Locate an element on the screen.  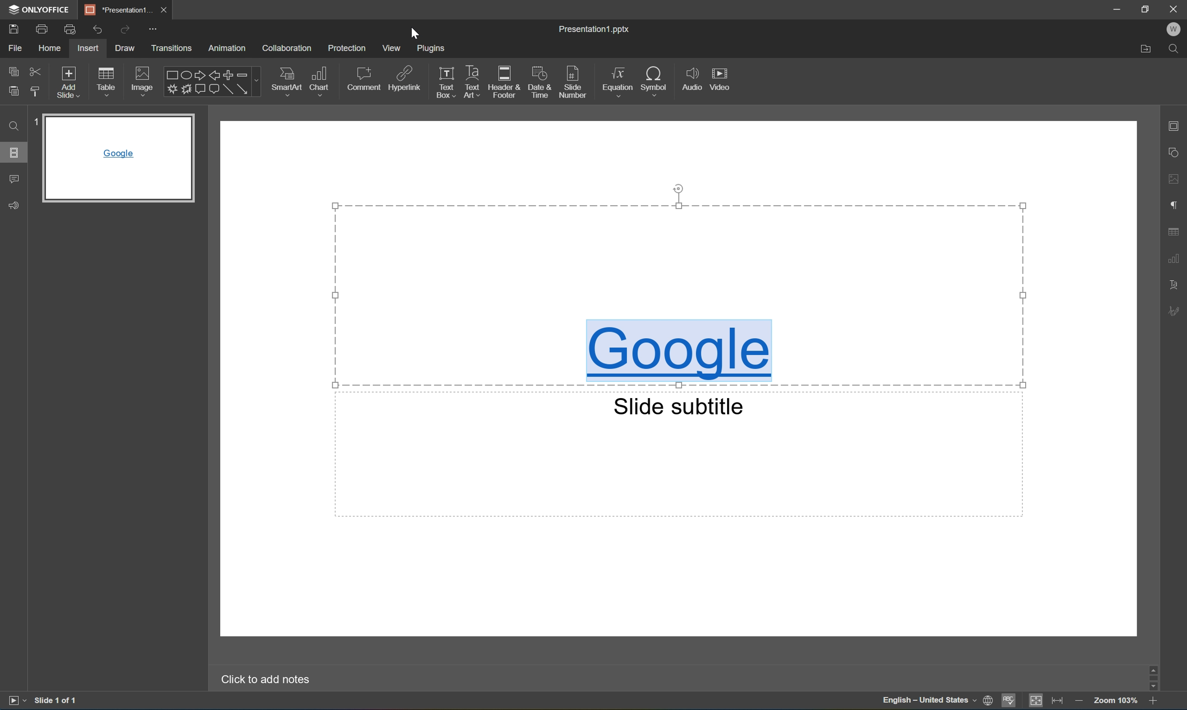
Print file is located at coordinates (42, 30).